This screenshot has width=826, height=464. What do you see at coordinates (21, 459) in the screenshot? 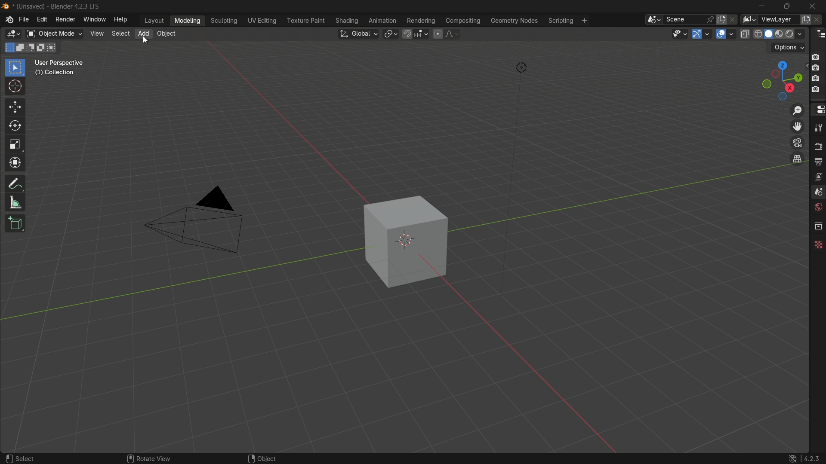
I see `select` at bounding box center [21, 459].